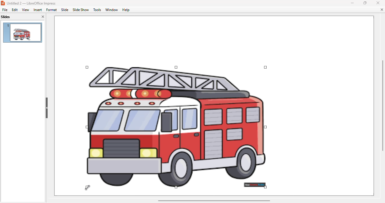 The image size is (385, 203). Describe the element at coordinates (15, 10) in the screenshot. I see `edit` at that location.